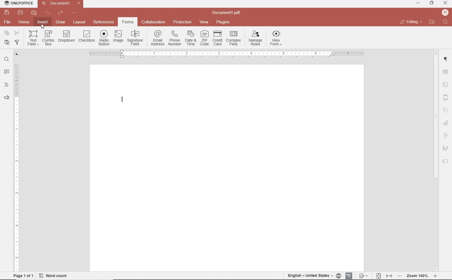  What do you see at coordinates (446, 12) in the screenshot?
I see `hp` at bounding box center [446, 12].